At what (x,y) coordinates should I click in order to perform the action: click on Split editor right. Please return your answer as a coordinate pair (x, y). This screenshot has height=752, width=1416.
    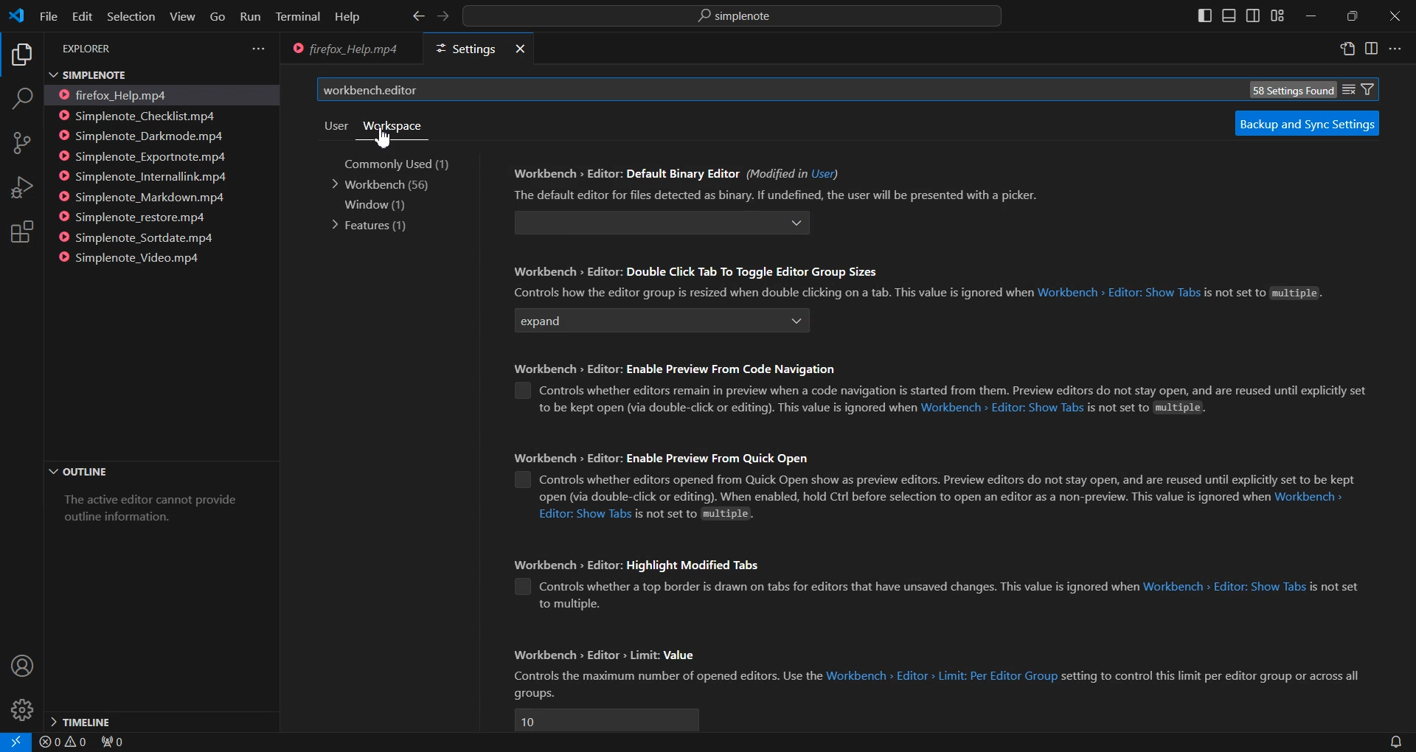
    Looking at the image, I should click on (1371, 49).